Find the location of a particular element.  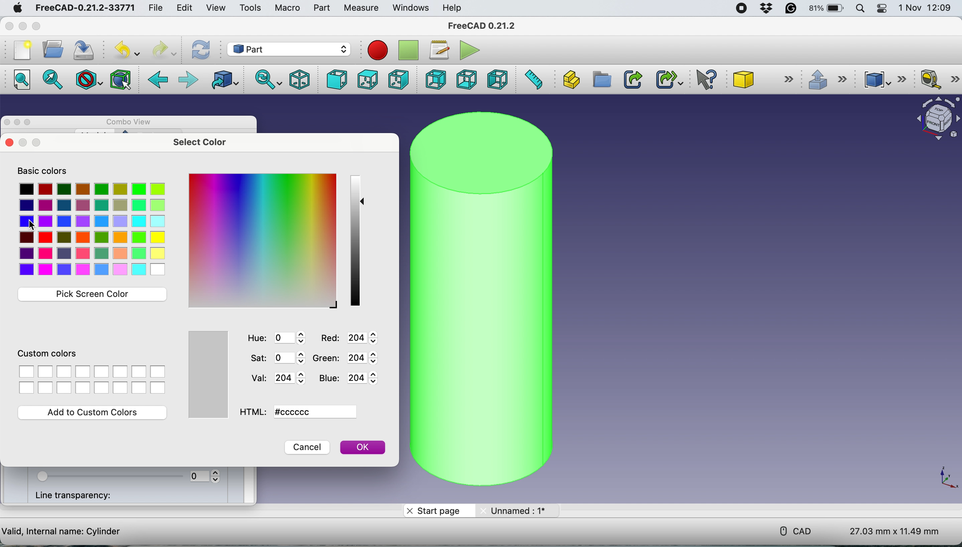

freecad is located at coordinates (482, 24).